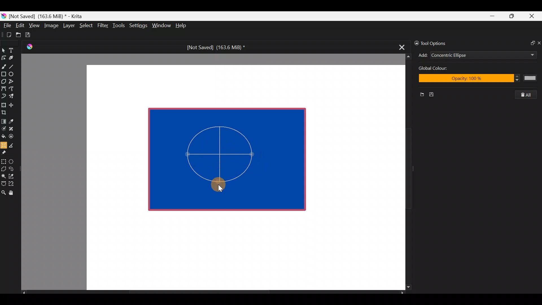 This screenshot has height=305, width=542. I want to click on Layer, so click(68, 27).